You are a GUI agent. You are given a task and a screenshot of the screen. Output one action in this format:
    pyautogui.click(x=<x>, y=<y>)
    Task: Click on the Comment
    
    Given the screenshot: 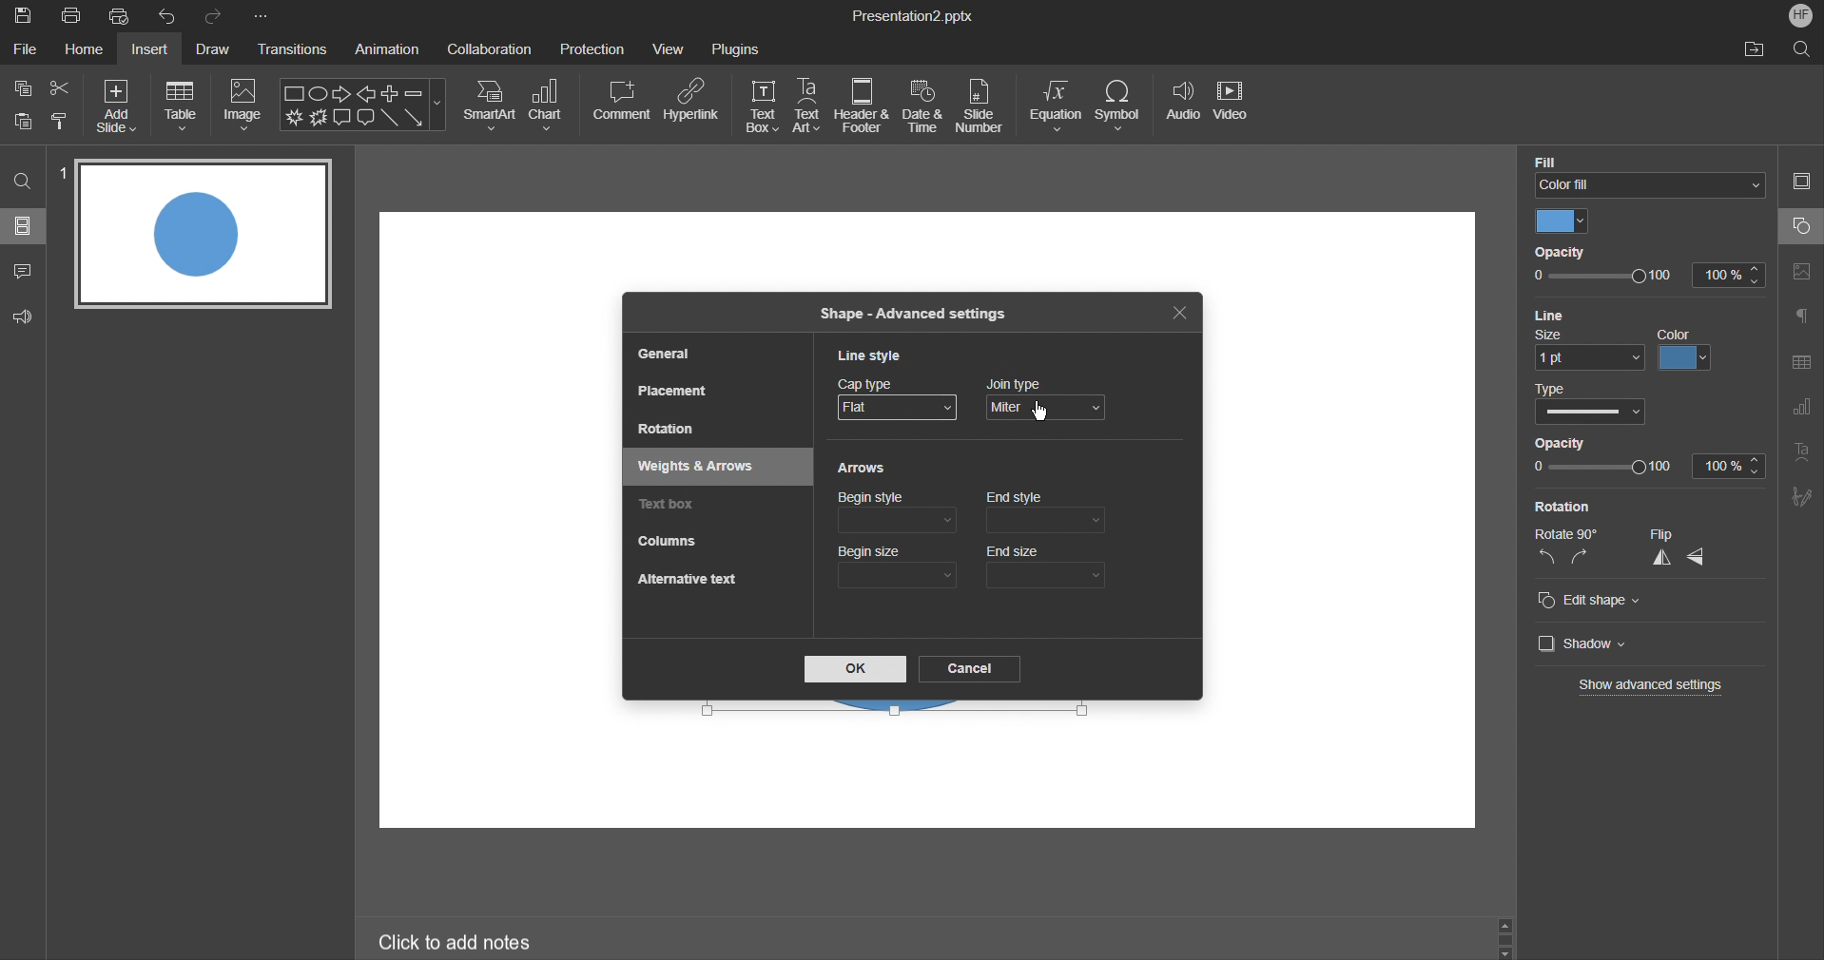 What is the action you would take?
    pyautogui.click(x=24, y=267)
    